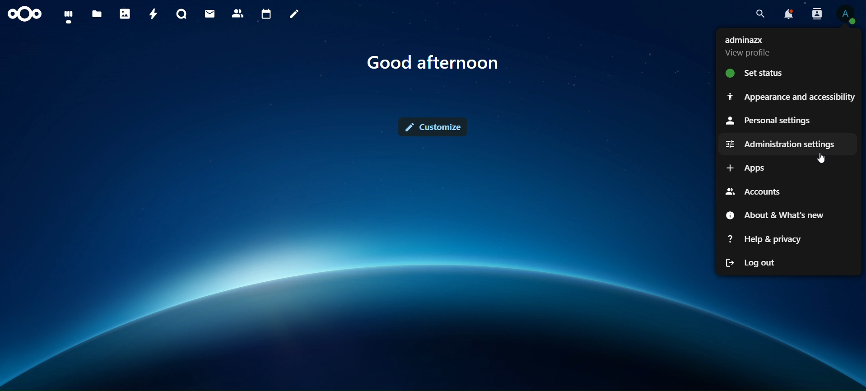 The height and width of the screenshot is (391, 866). Describe the element at coordinates (789, 96) in the screenshot. I see `appearance and accesibility` at that location.